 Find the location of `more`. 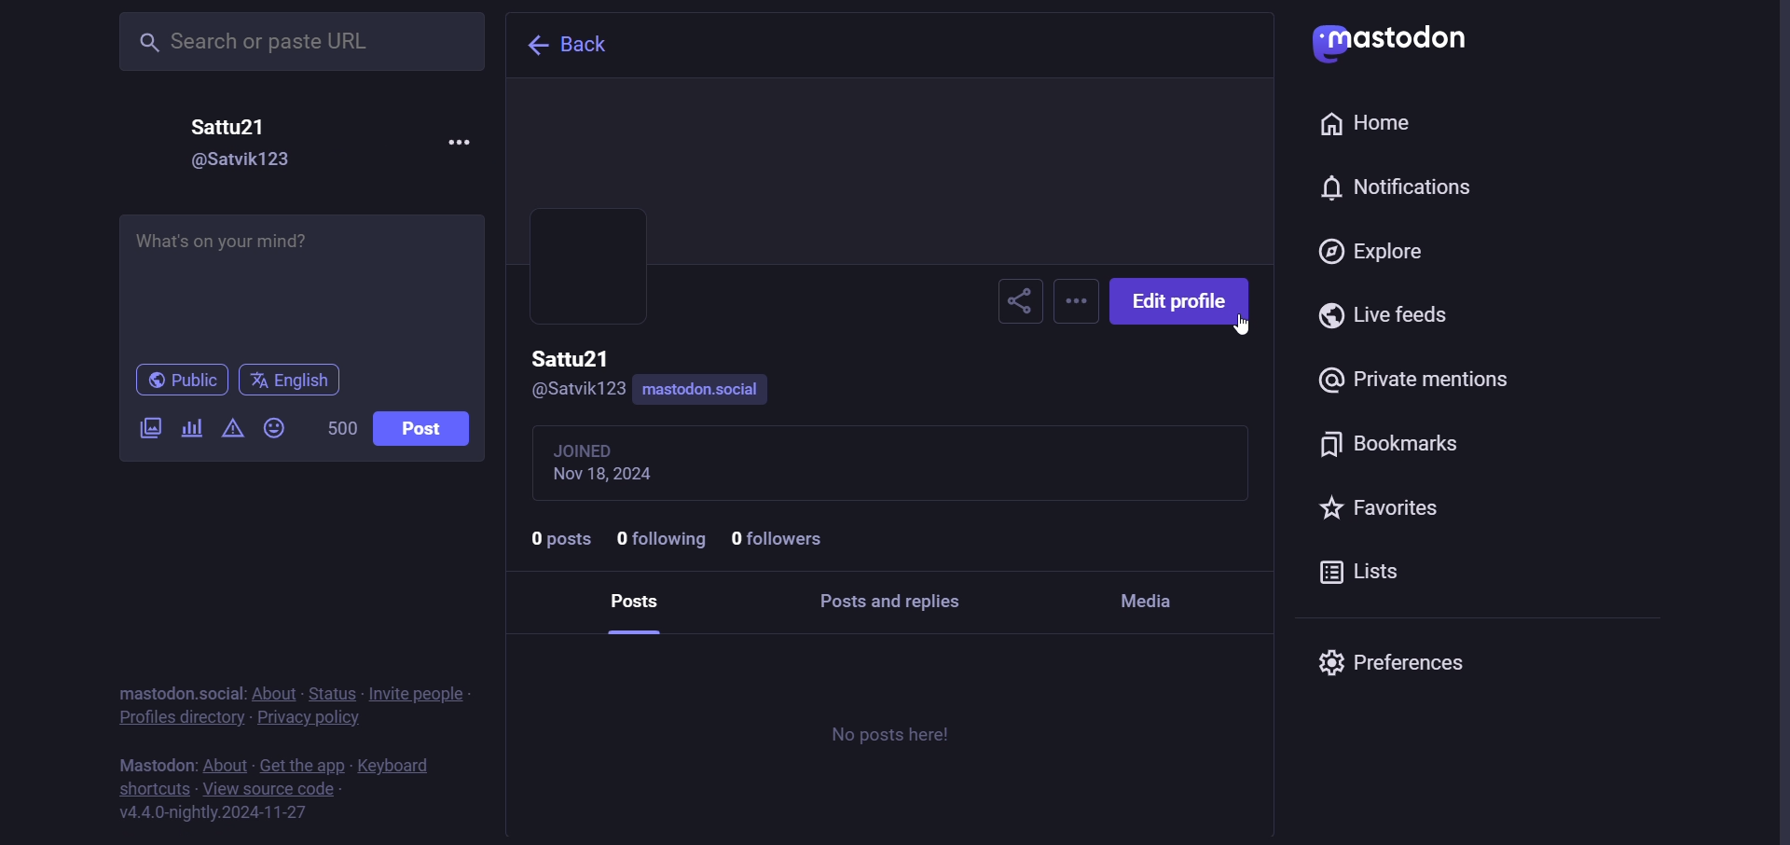

more is located at coordinates (1072, 298).